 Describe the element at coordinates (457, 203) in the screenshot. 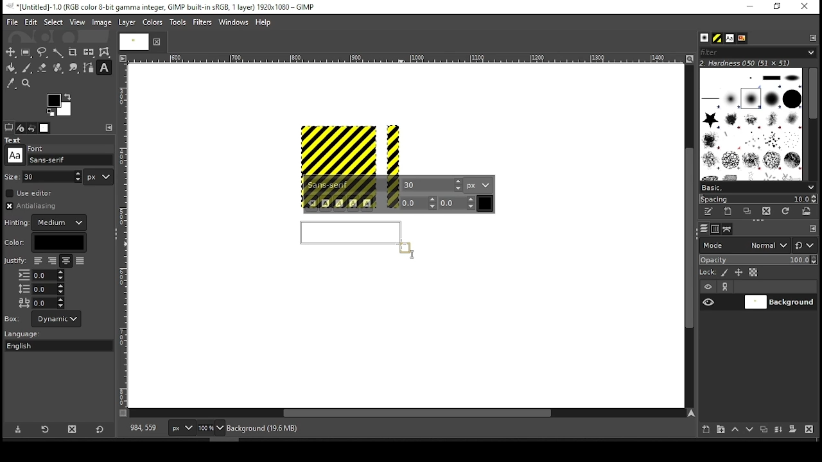

I see `change kerning of selected text` at that location.